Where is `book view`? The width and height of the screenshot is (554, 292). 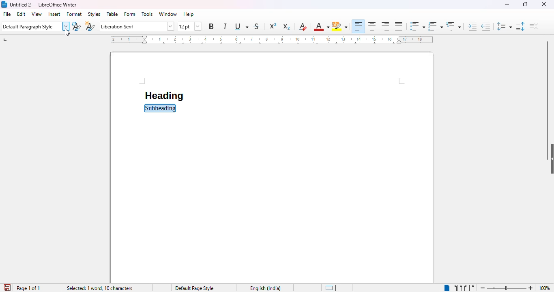 book view is located at coordinates (470, 287).